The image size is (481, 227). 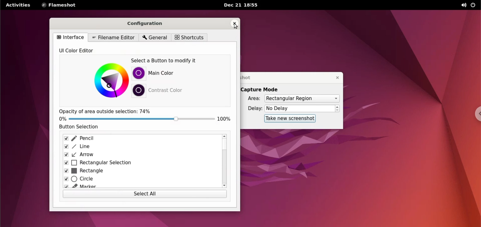 I want to click on configuration, so click(x=148, y=23).